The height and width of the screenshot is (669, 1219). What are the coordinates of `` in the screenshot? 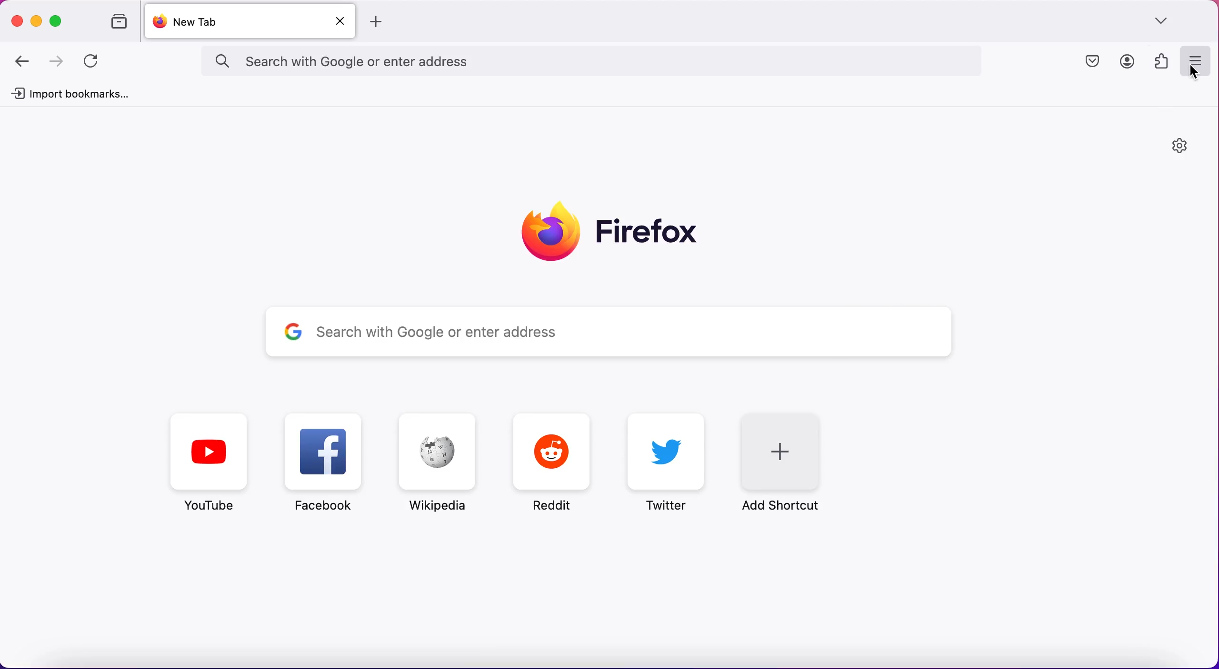 It's located at (328, 466).